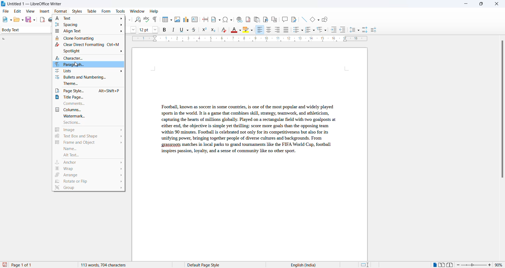  Describe the element at coordinates (89, 98) in the screenshot. I see `title page` at that location.